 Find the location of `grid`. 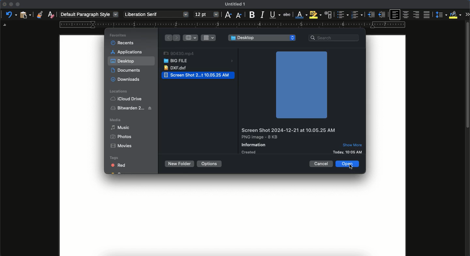

grid is located at coordinates (209, 38).